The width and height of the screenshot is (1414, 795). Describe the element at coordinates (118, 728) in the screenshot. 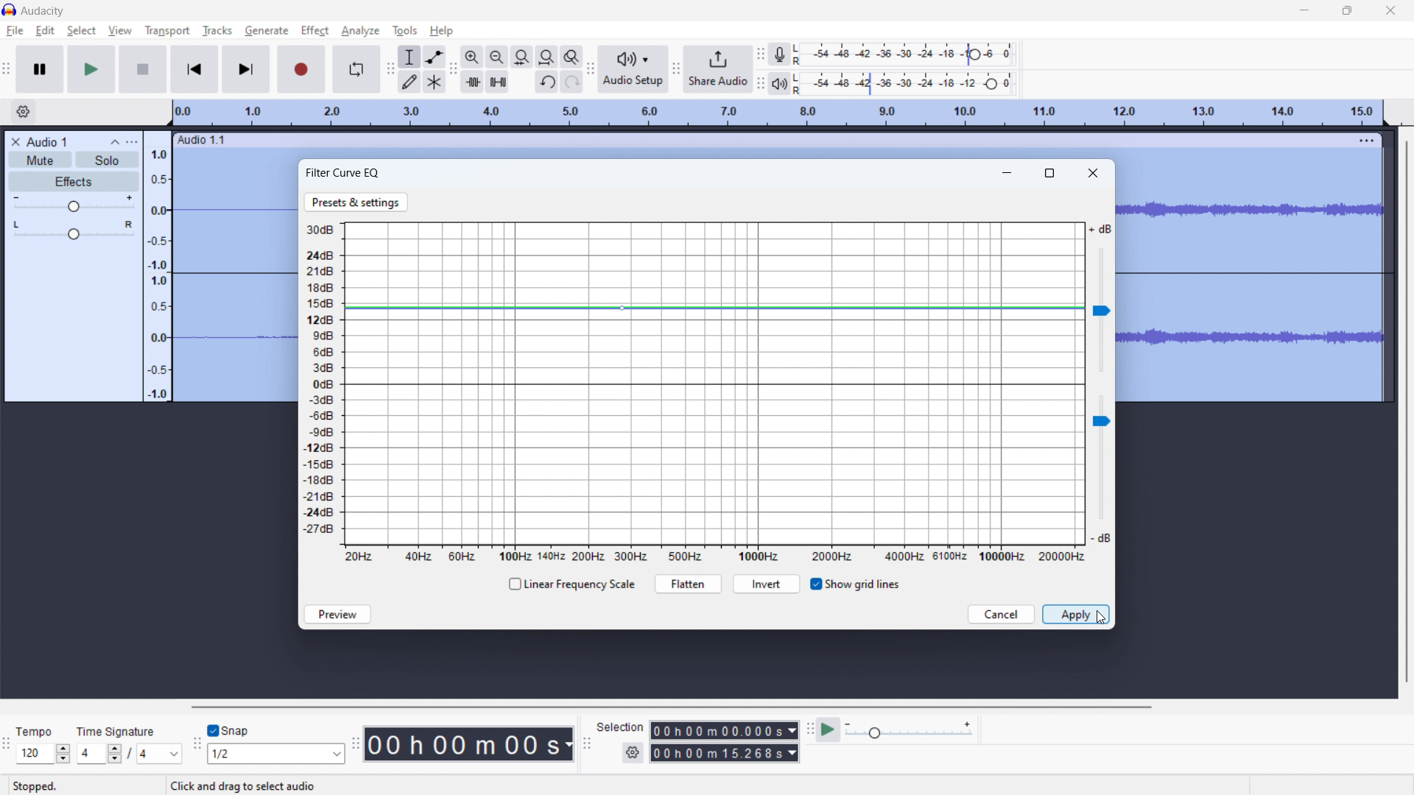

I see `Time Signature` at that location.